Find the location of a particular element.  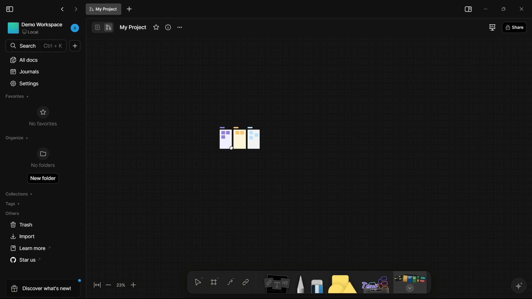

settings is located at coordinates (181, 27).